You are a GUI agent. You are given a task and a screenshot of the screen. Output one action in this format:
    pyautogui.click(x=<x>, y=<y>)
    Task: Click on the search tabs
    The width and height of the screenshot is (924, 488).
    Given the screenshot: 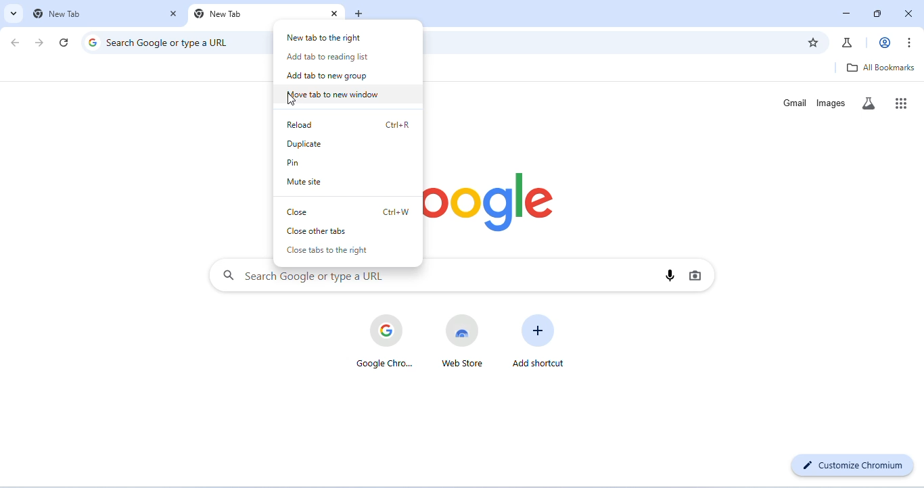 What is the action you would take?
    pyautogui.click(x=14, y=13)
    